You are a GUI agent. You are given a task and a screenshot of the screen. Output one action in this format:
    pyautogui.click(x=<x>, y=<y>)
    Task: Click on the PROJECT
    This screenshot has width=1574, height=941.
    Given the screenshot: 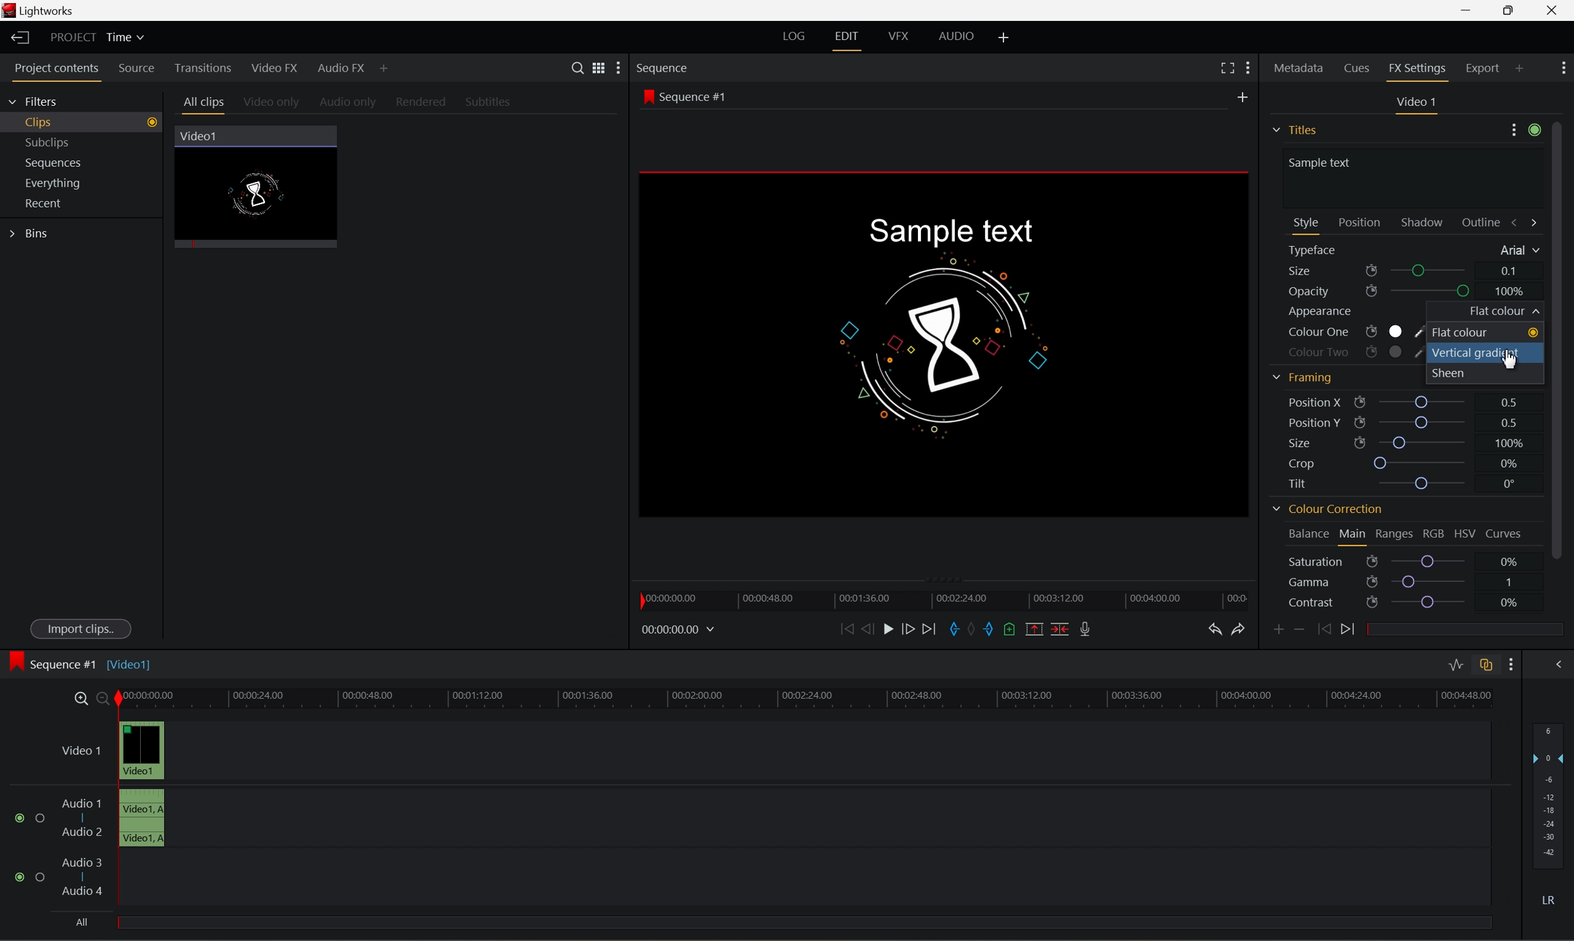 What is the action you would take?
    pyautogui.click(x=75, y=37)
    